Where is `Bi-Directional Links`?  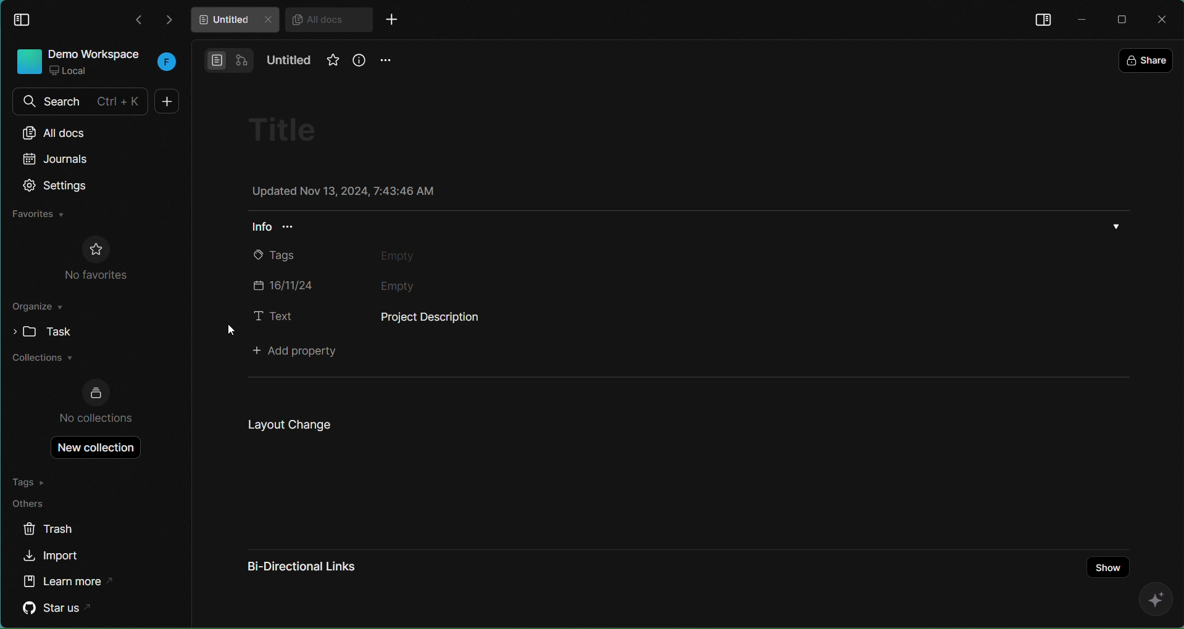
Bi-Directional Links is located at coordinates (301, 565).